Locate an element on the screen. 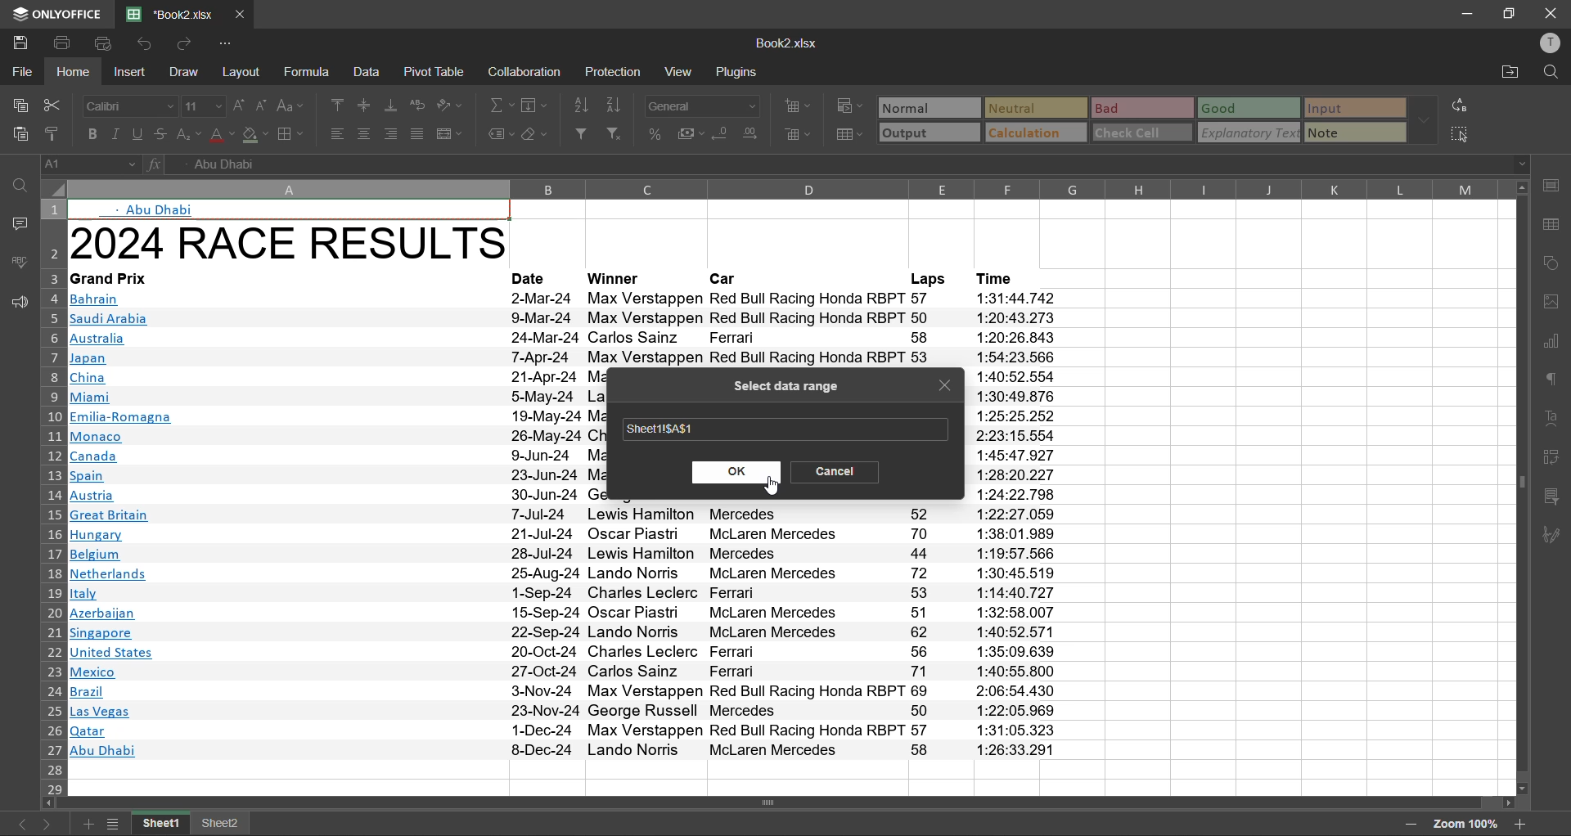 This screenshot has width=1571, height=836. paragraph is located at coordinates (1552, 381).